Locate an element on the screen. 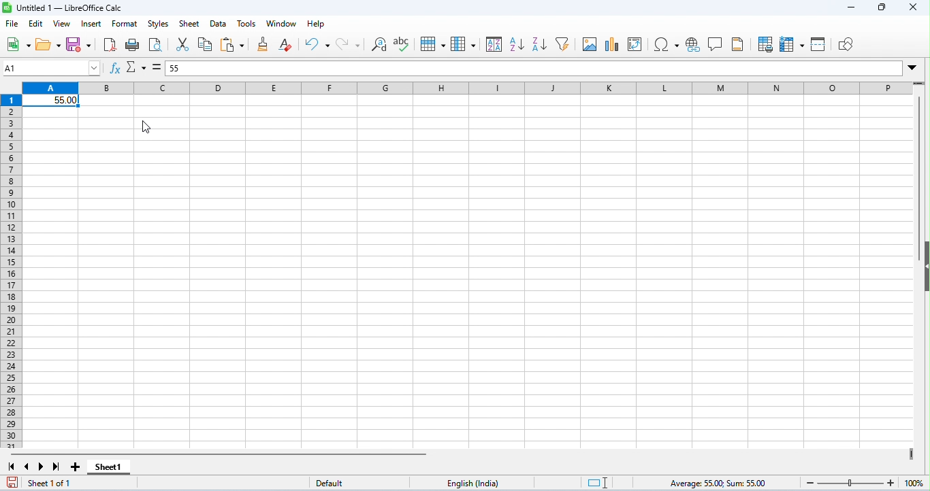 The width and height of the screenshot is (930, 491). next sheet is located at coordinates (41, 467).